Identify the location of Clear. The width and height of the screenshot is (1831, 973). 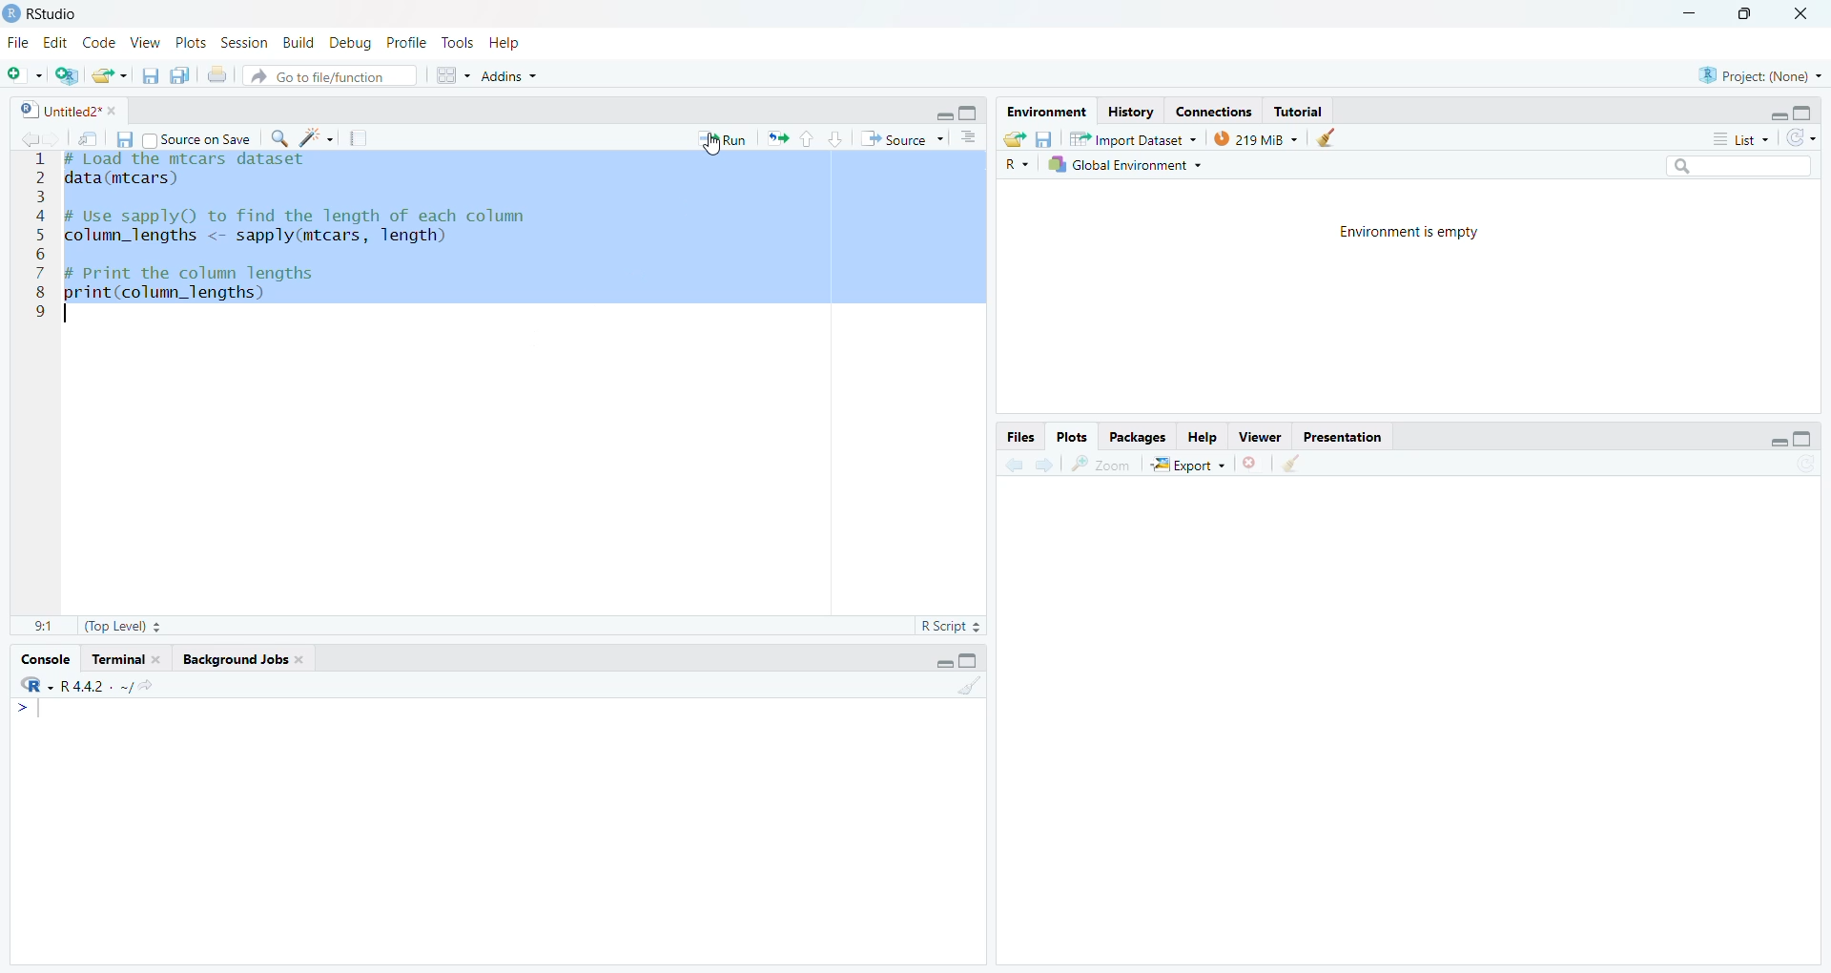
(1332, 137).